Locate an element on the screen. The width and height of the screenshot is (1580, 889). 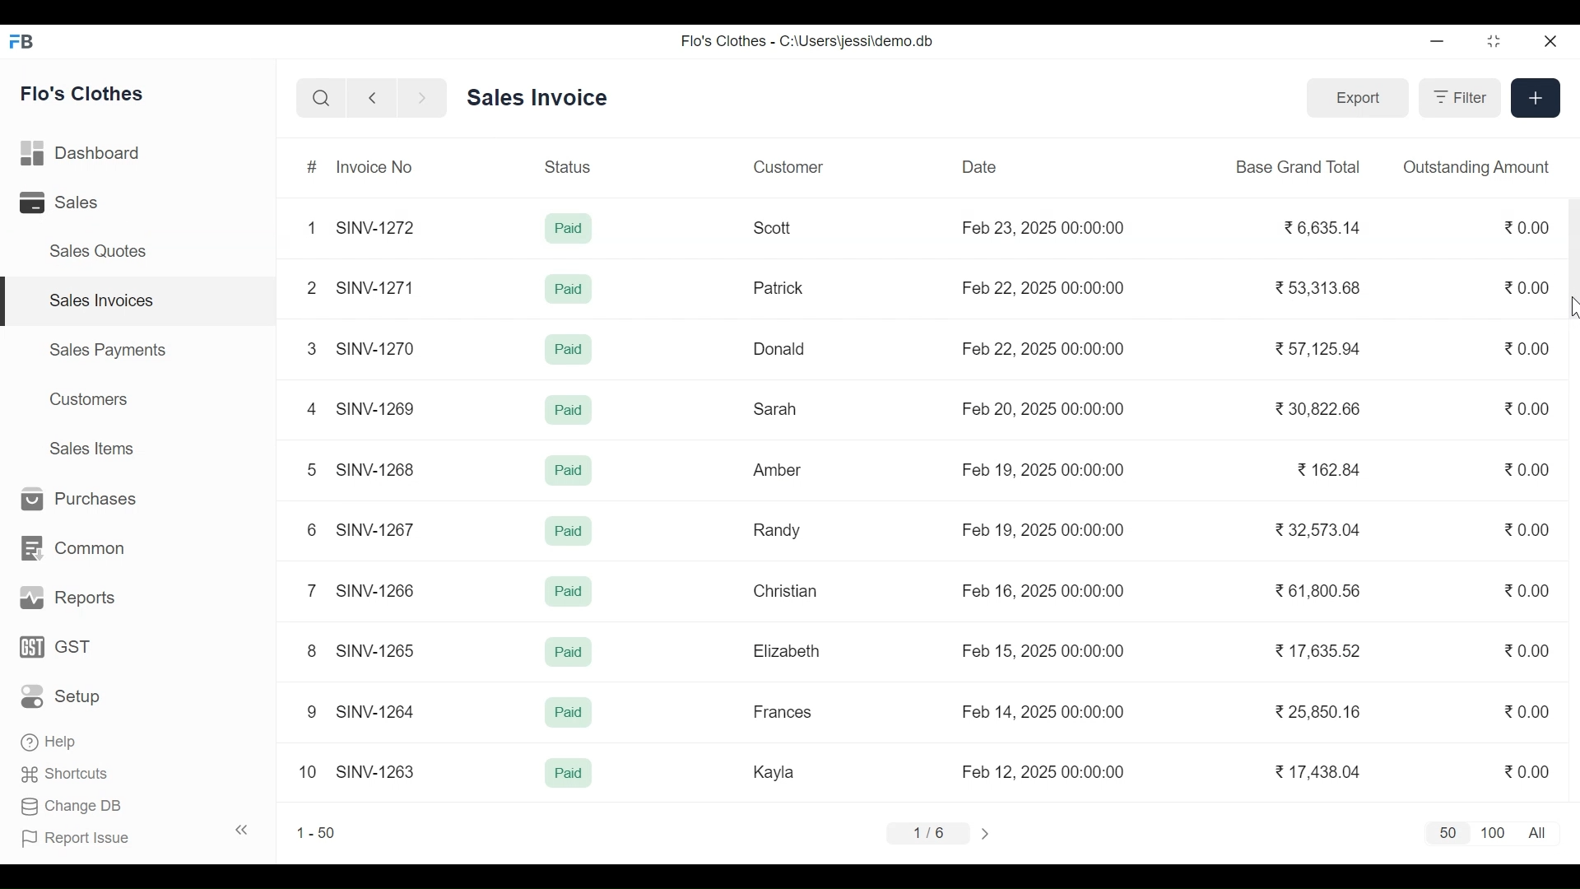
0.00 is located at coordinates (1532, 771).